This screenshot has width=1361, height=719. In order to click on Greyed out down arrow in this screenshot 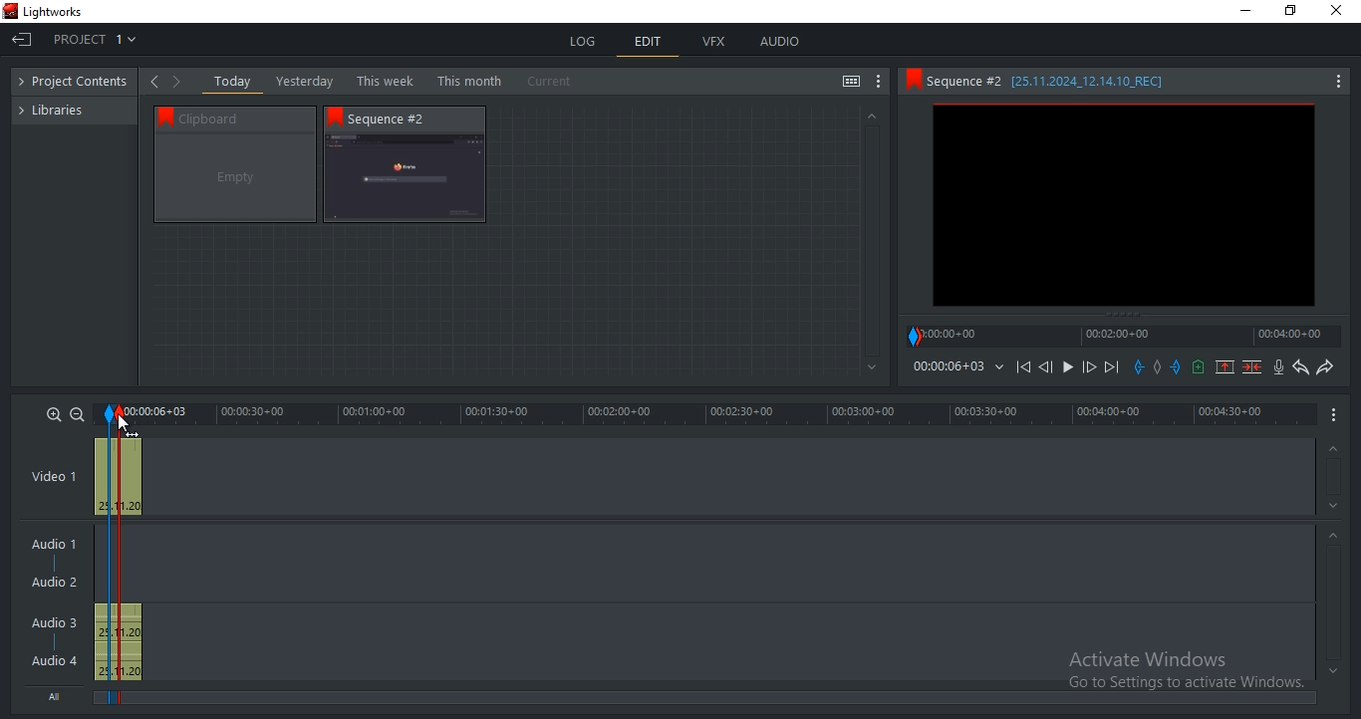, I will do `click(873, 368)`.